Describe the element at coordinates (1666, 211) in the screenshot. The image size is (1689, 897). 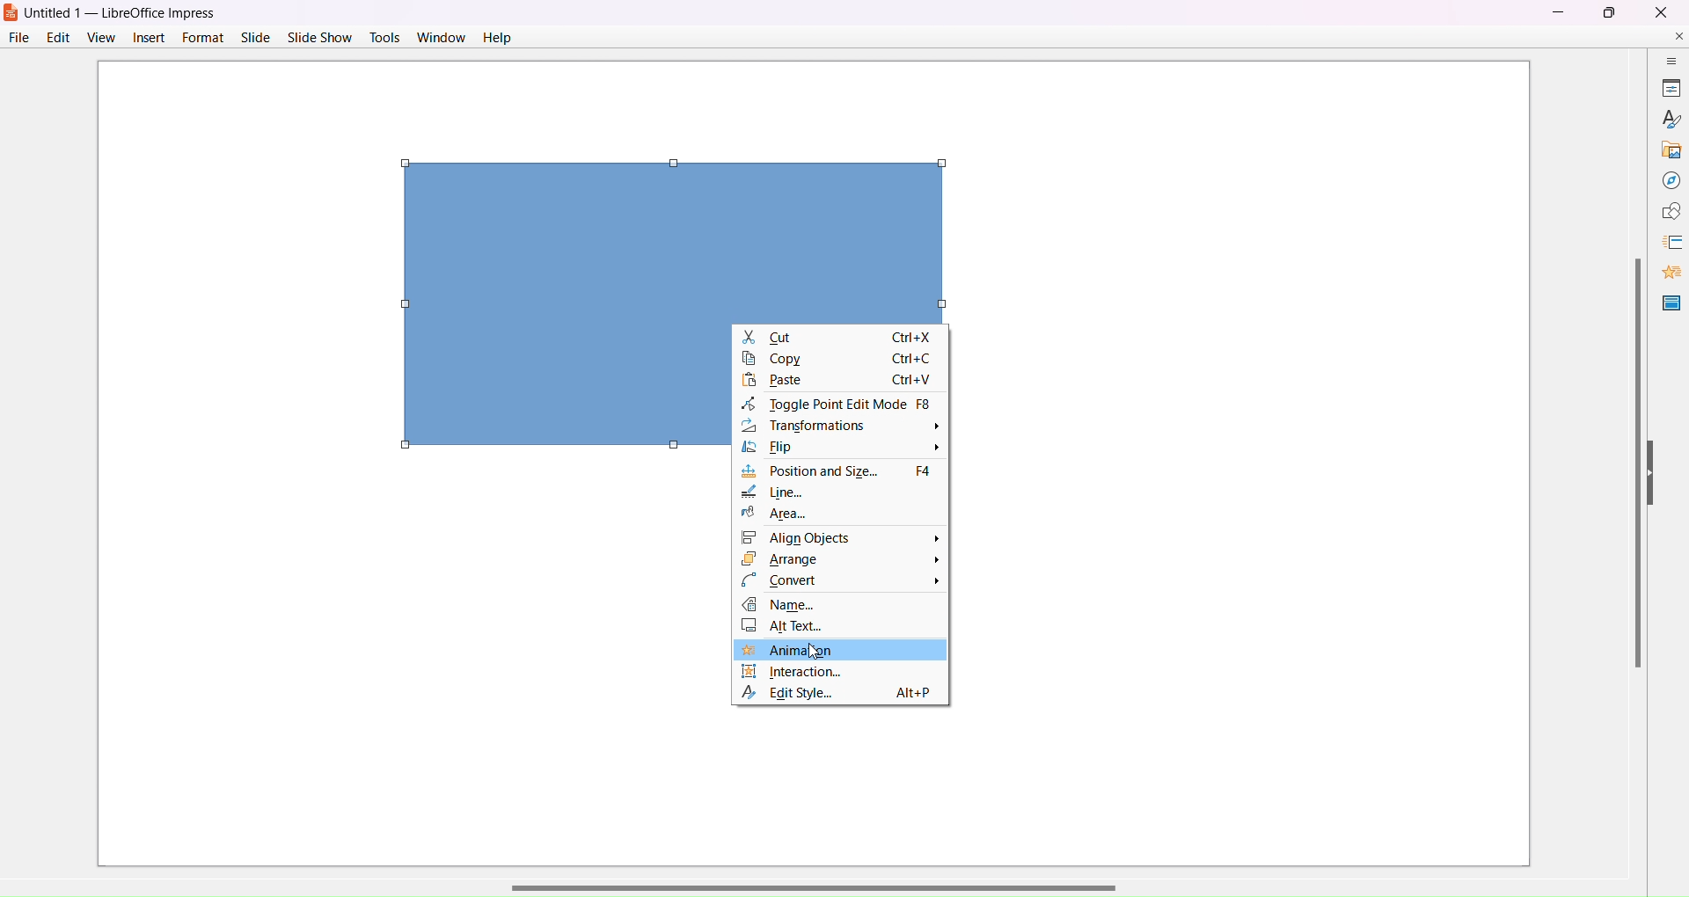
I see `Shapes` at that location.